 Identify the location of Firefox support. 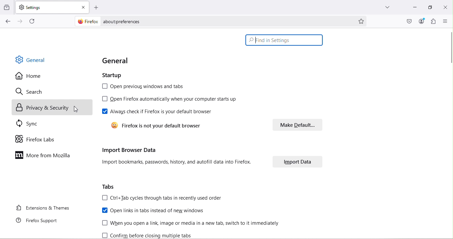
(39, 221).